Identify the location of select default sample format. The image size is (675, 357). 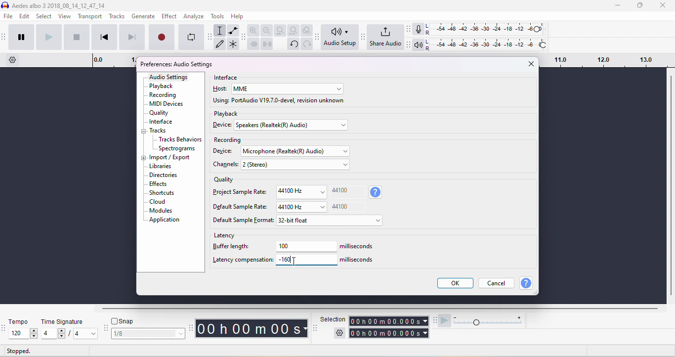
(331, 222).